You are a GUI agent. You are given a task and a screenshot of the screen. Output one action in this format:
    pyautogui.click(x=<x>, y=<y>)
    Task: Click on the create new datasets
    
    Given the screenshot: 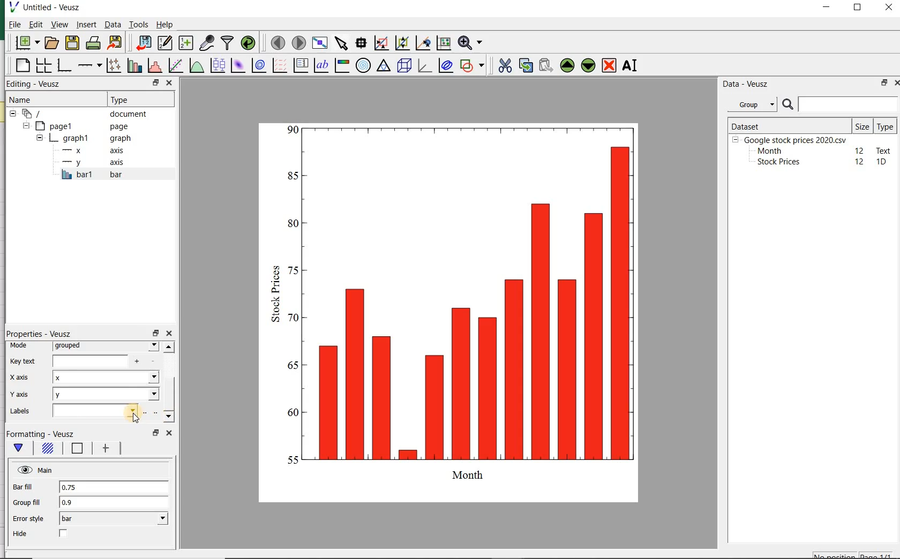 What is the action you would take?
    pyautogui.click(x=186, y=43)
    